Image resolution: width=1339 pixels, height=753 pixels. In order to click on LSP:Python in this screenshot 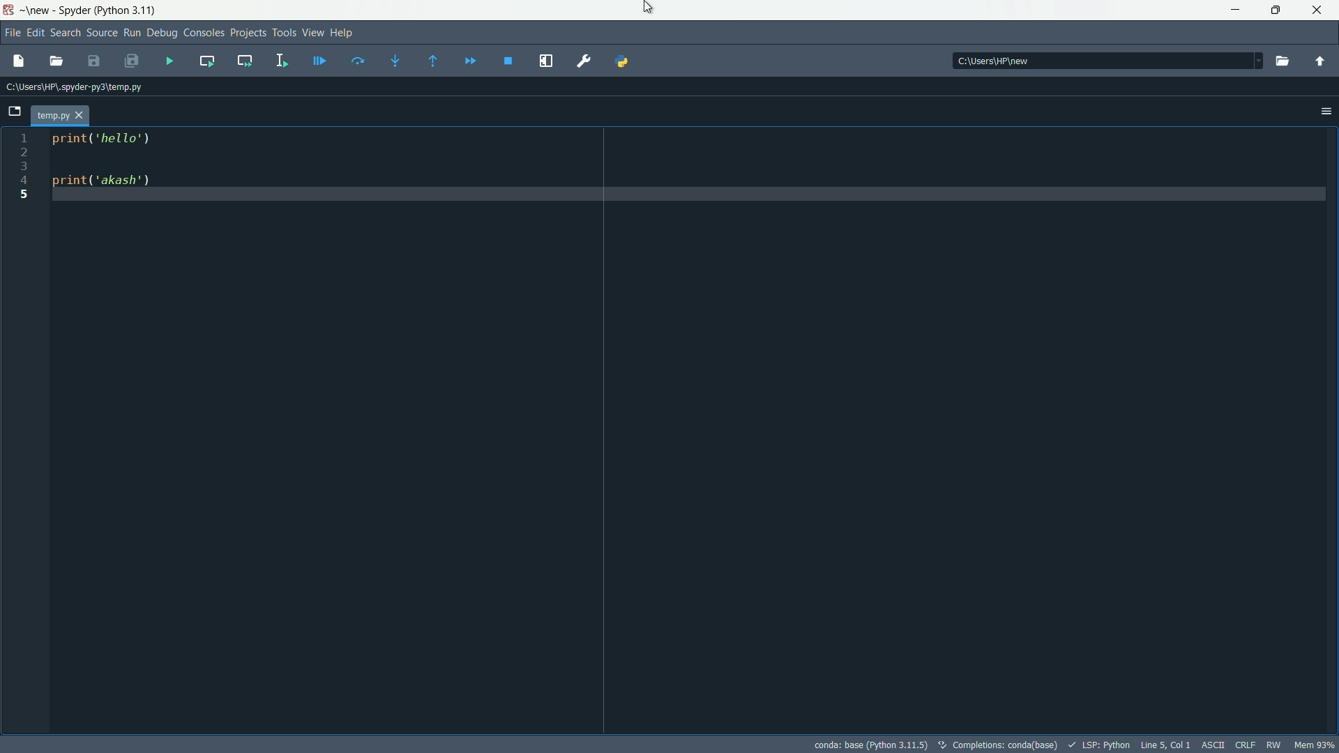, I will do `click(1107, 745)`.